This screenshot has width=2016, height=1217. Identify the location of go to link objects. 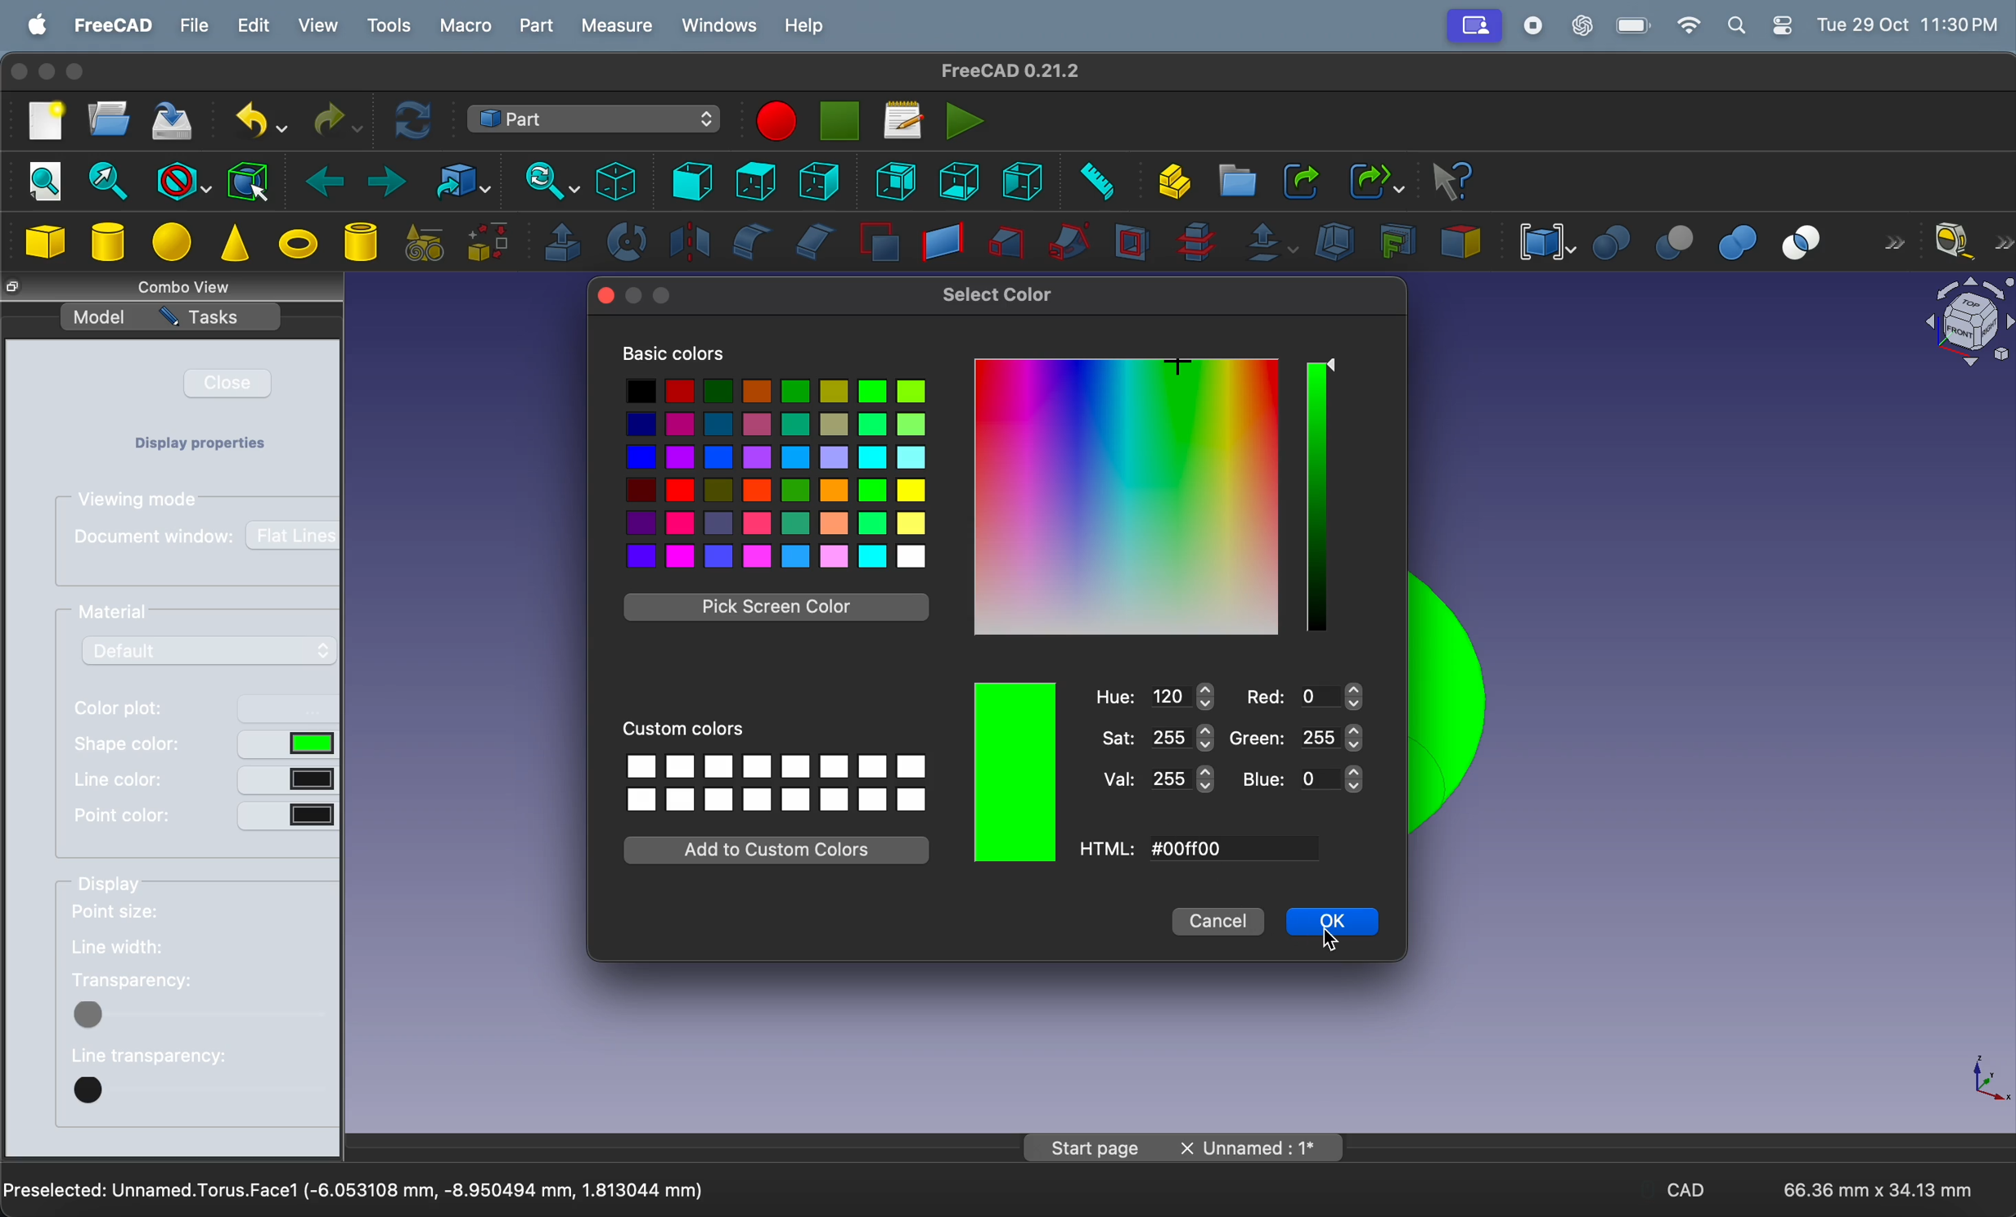
(454, 181).